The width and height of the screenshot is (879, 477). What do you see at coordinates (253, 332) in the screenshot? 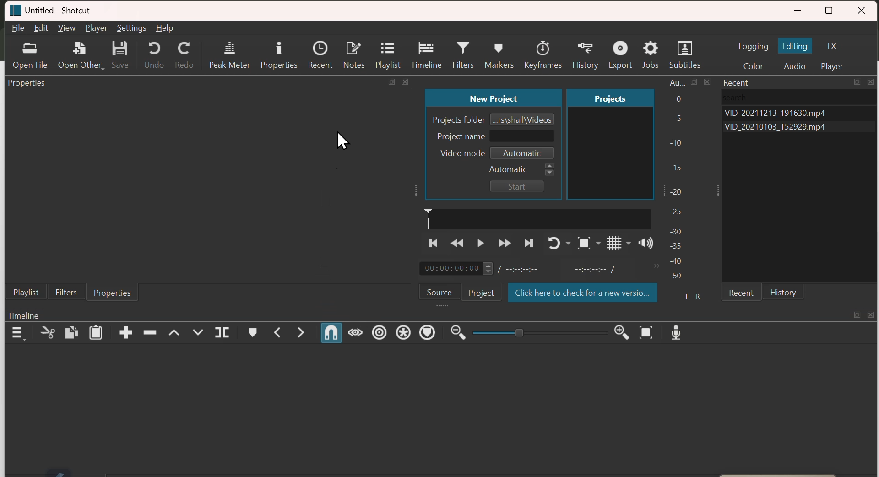
I see `Edit/create Marker` at bounding box center [253, 332].